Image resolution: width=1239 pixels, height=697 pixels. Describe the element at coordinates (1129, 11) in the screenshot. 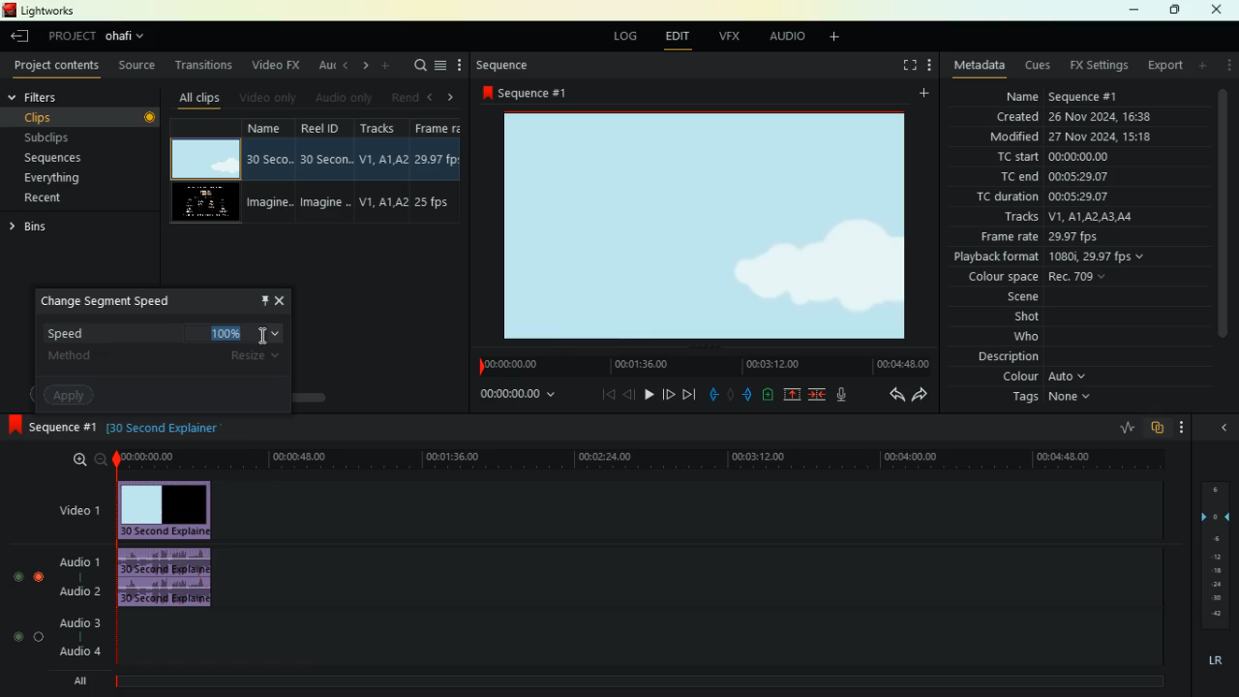

I see `minimize` at that location.